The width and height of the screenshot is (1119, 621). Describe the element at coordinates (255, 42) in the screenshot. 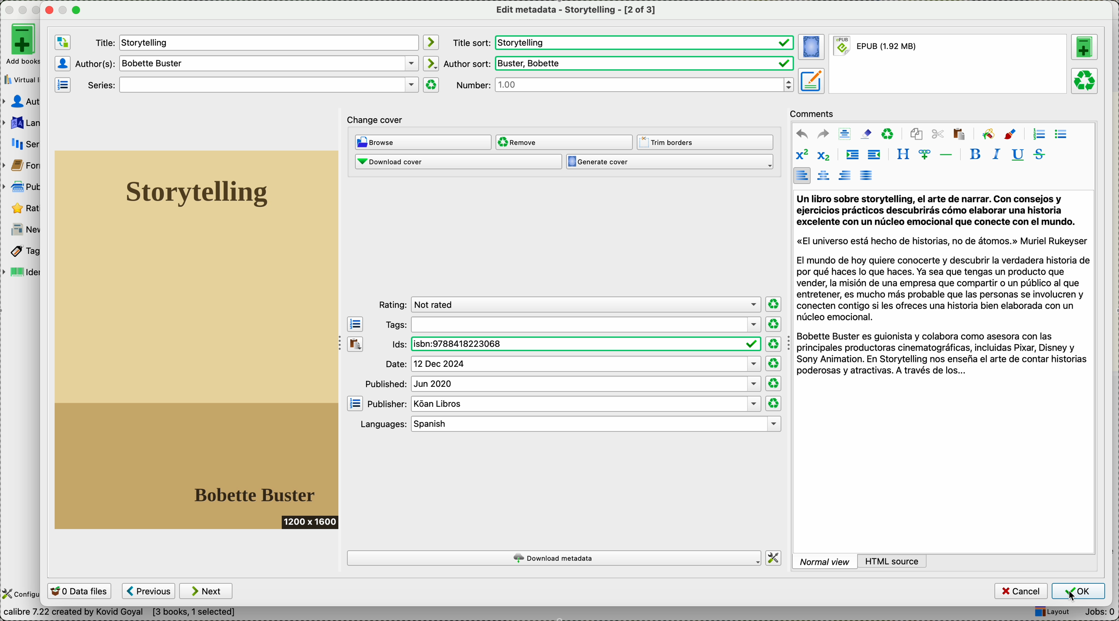

I see `title` at that location.